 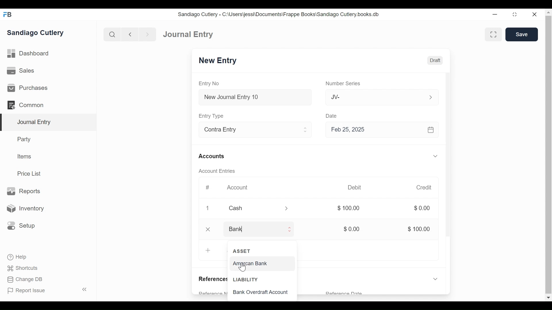 I want to click on $100.00, so click(x=349, y=208).